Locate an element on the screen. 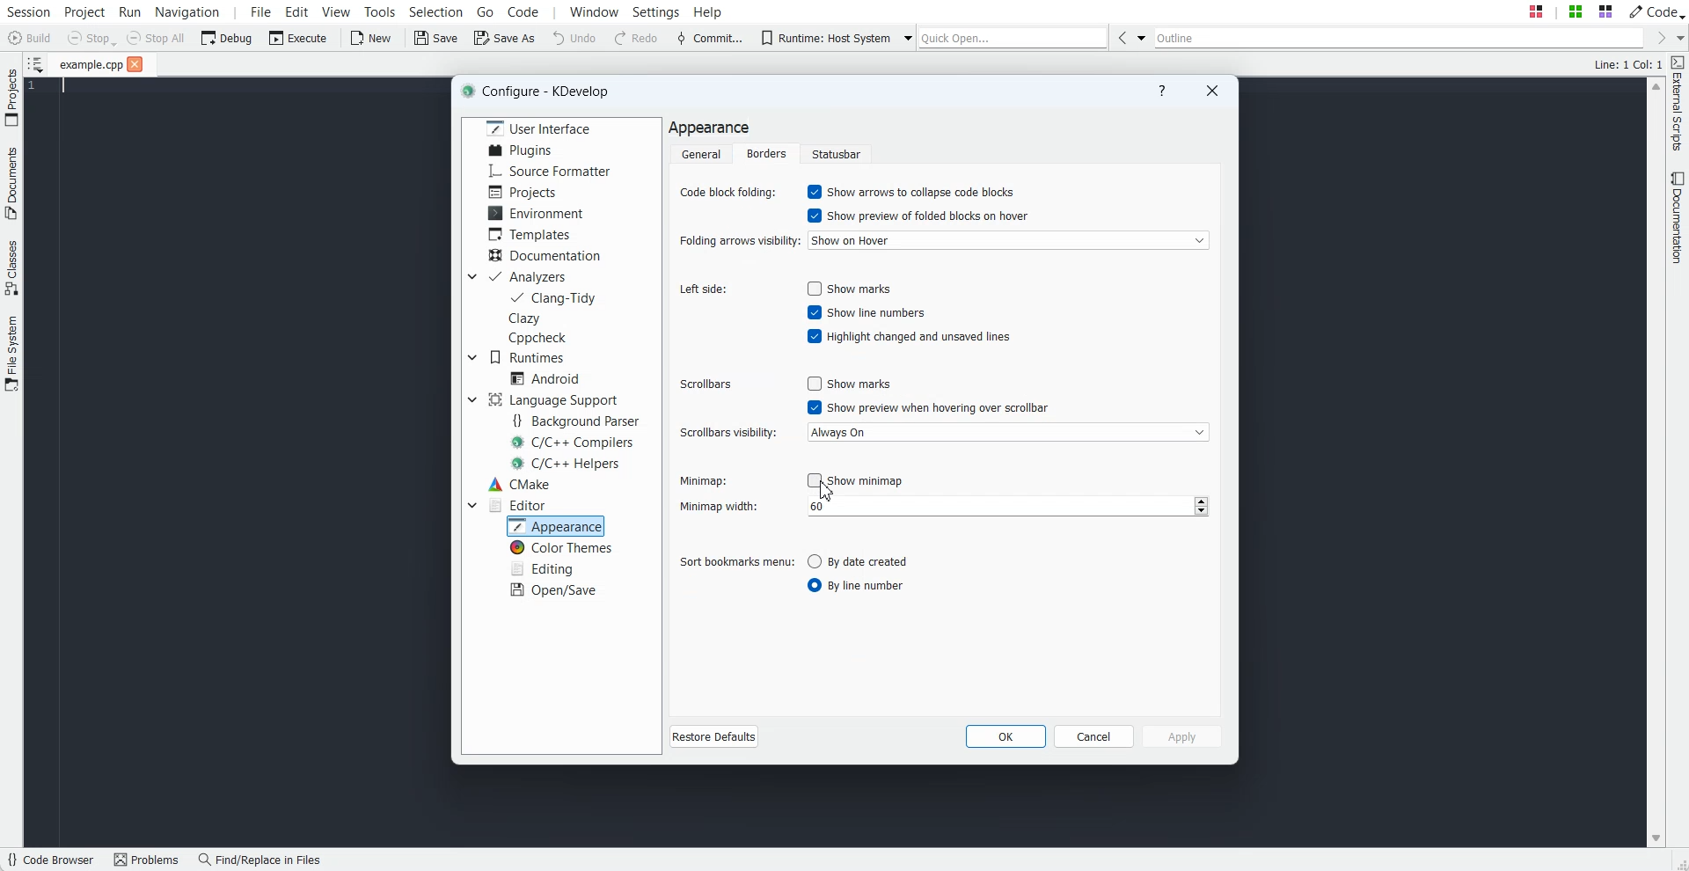 The width and height of the screenshot is (1689, 871). Undo is located at coordinates (574, 38).